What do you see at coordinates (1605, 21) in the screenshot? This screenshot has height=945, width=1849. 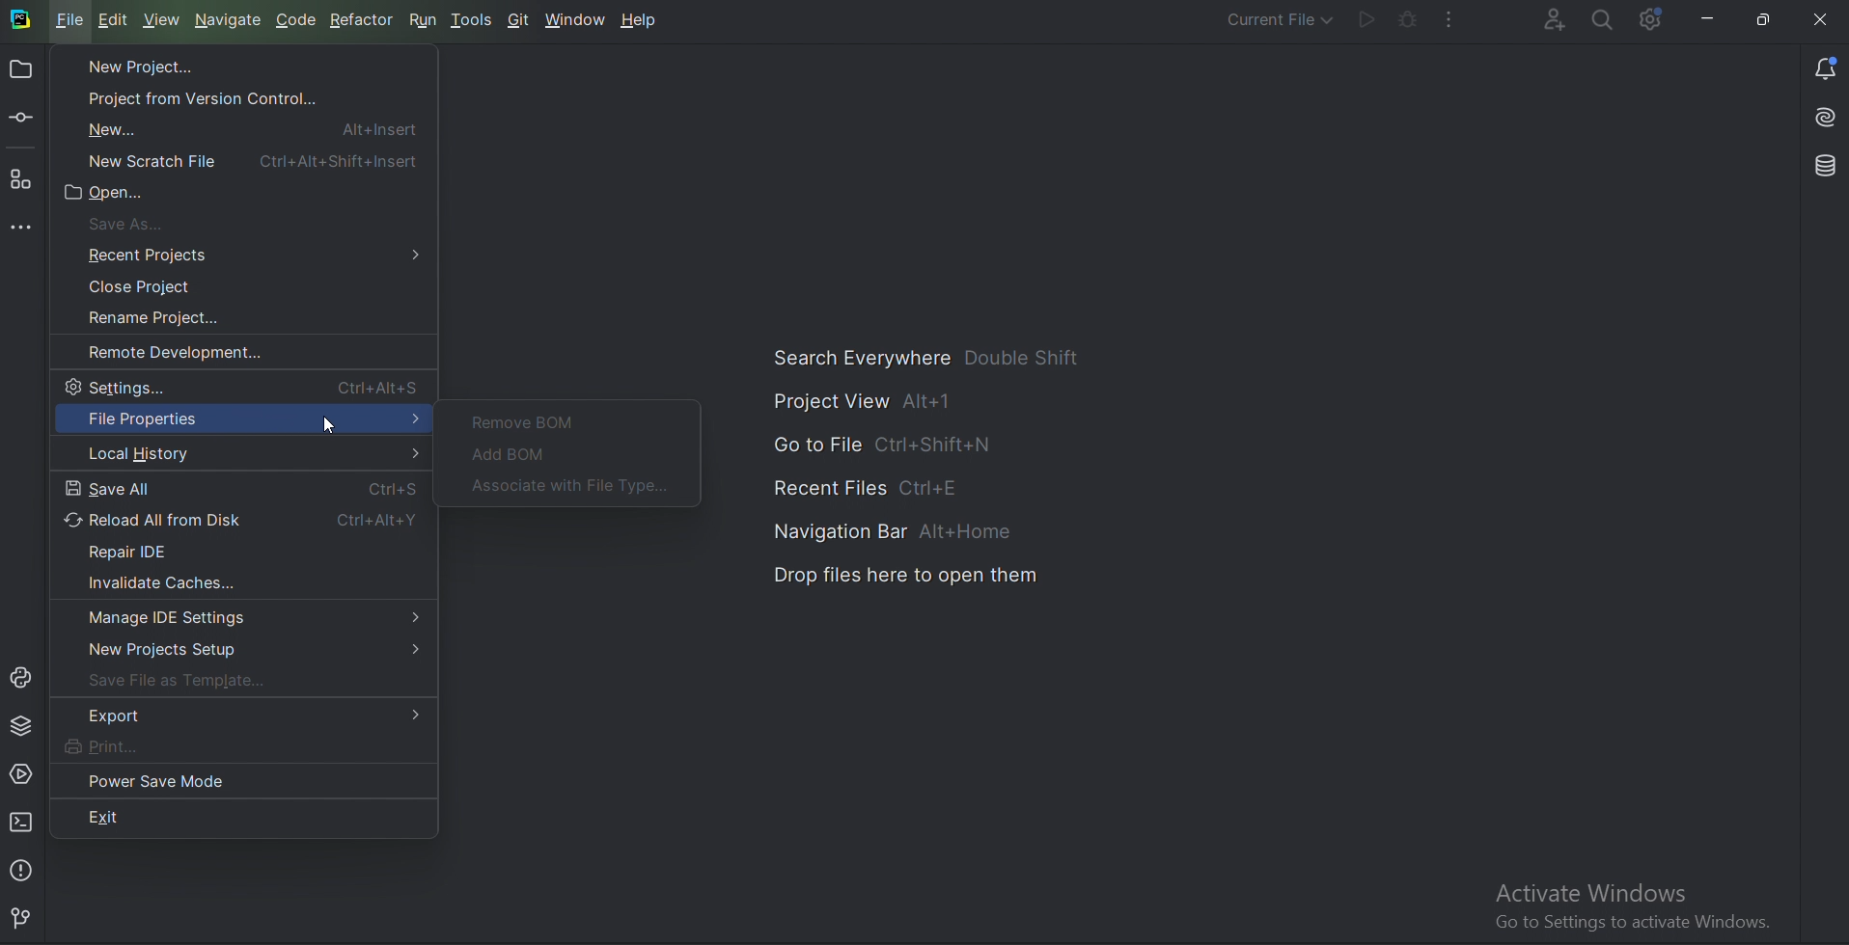 I see `Search everywhere` at bounding box center [1605, 21].